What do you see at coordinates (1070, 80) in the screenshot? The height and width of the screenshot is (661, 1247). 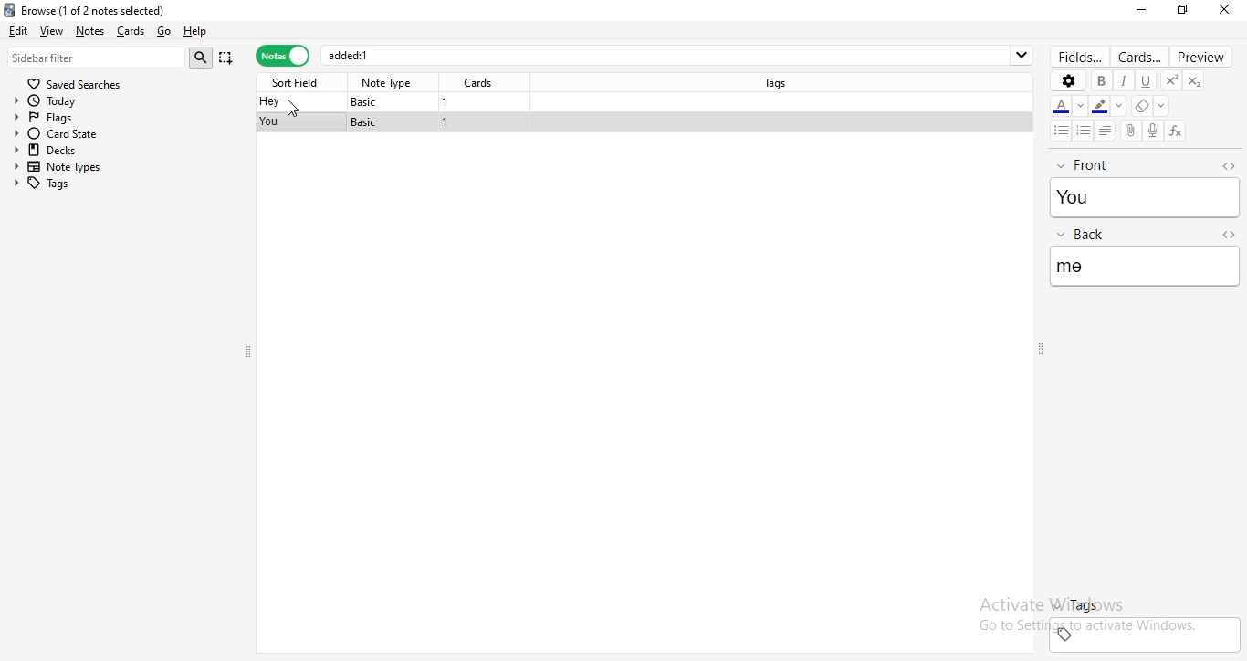 I see `settings` at bounding box center [1070, 80].